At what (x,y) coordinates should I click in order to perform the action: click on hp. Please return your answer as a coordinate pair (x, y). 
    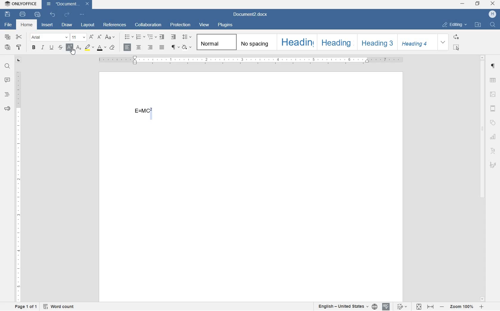
    Looking at the image, I should click on (493, 14).